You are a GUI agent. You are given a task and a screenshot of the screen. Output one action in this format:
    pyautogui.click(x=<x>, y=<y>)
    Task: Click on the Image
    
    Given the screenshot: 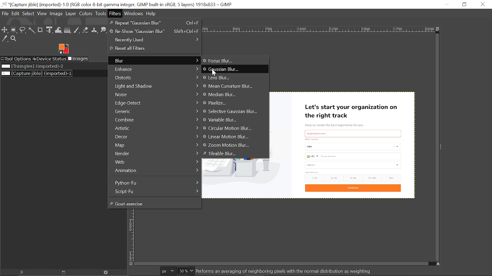 What is the action you would take?
    pyautogui.click(x=56, y=14)
    